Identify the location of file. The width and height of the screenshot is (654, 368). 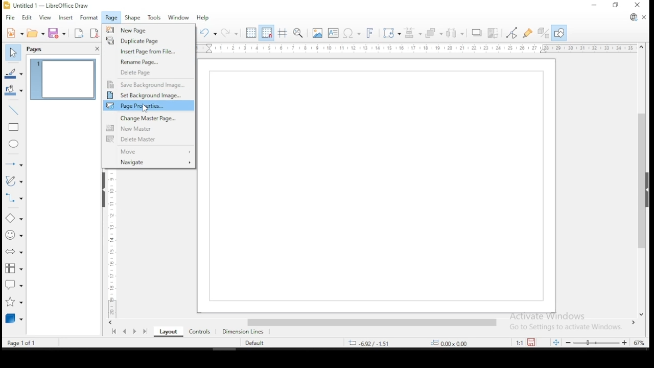
(10, 18).